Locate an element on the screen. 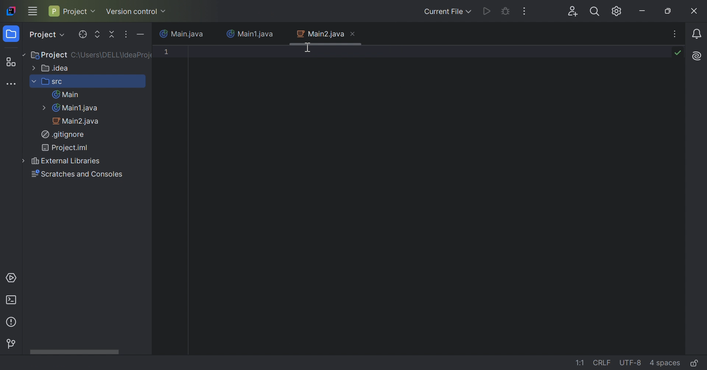 Image resolution: width=707 pixels, height=370 pixels. Code with me is located at coordinates (572, 12).